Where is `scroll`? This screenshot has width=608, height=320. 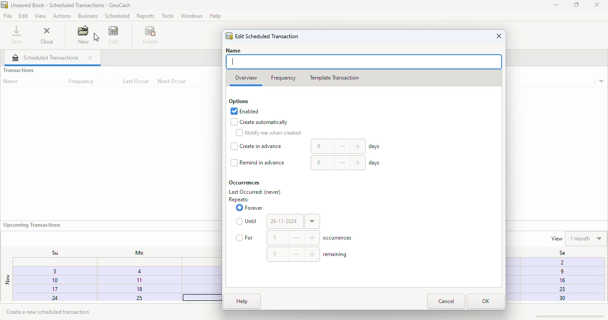
scroll is located at coordinates (568, 316).